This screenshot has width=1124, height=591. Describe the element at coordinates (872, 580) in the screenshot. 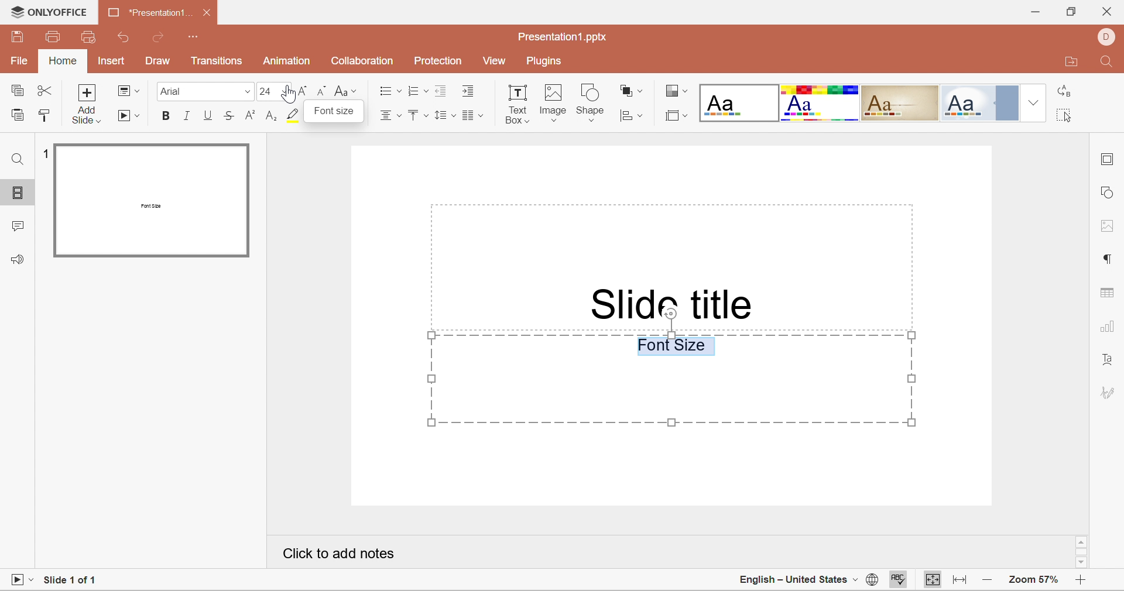

I see `Set document language` at that location.